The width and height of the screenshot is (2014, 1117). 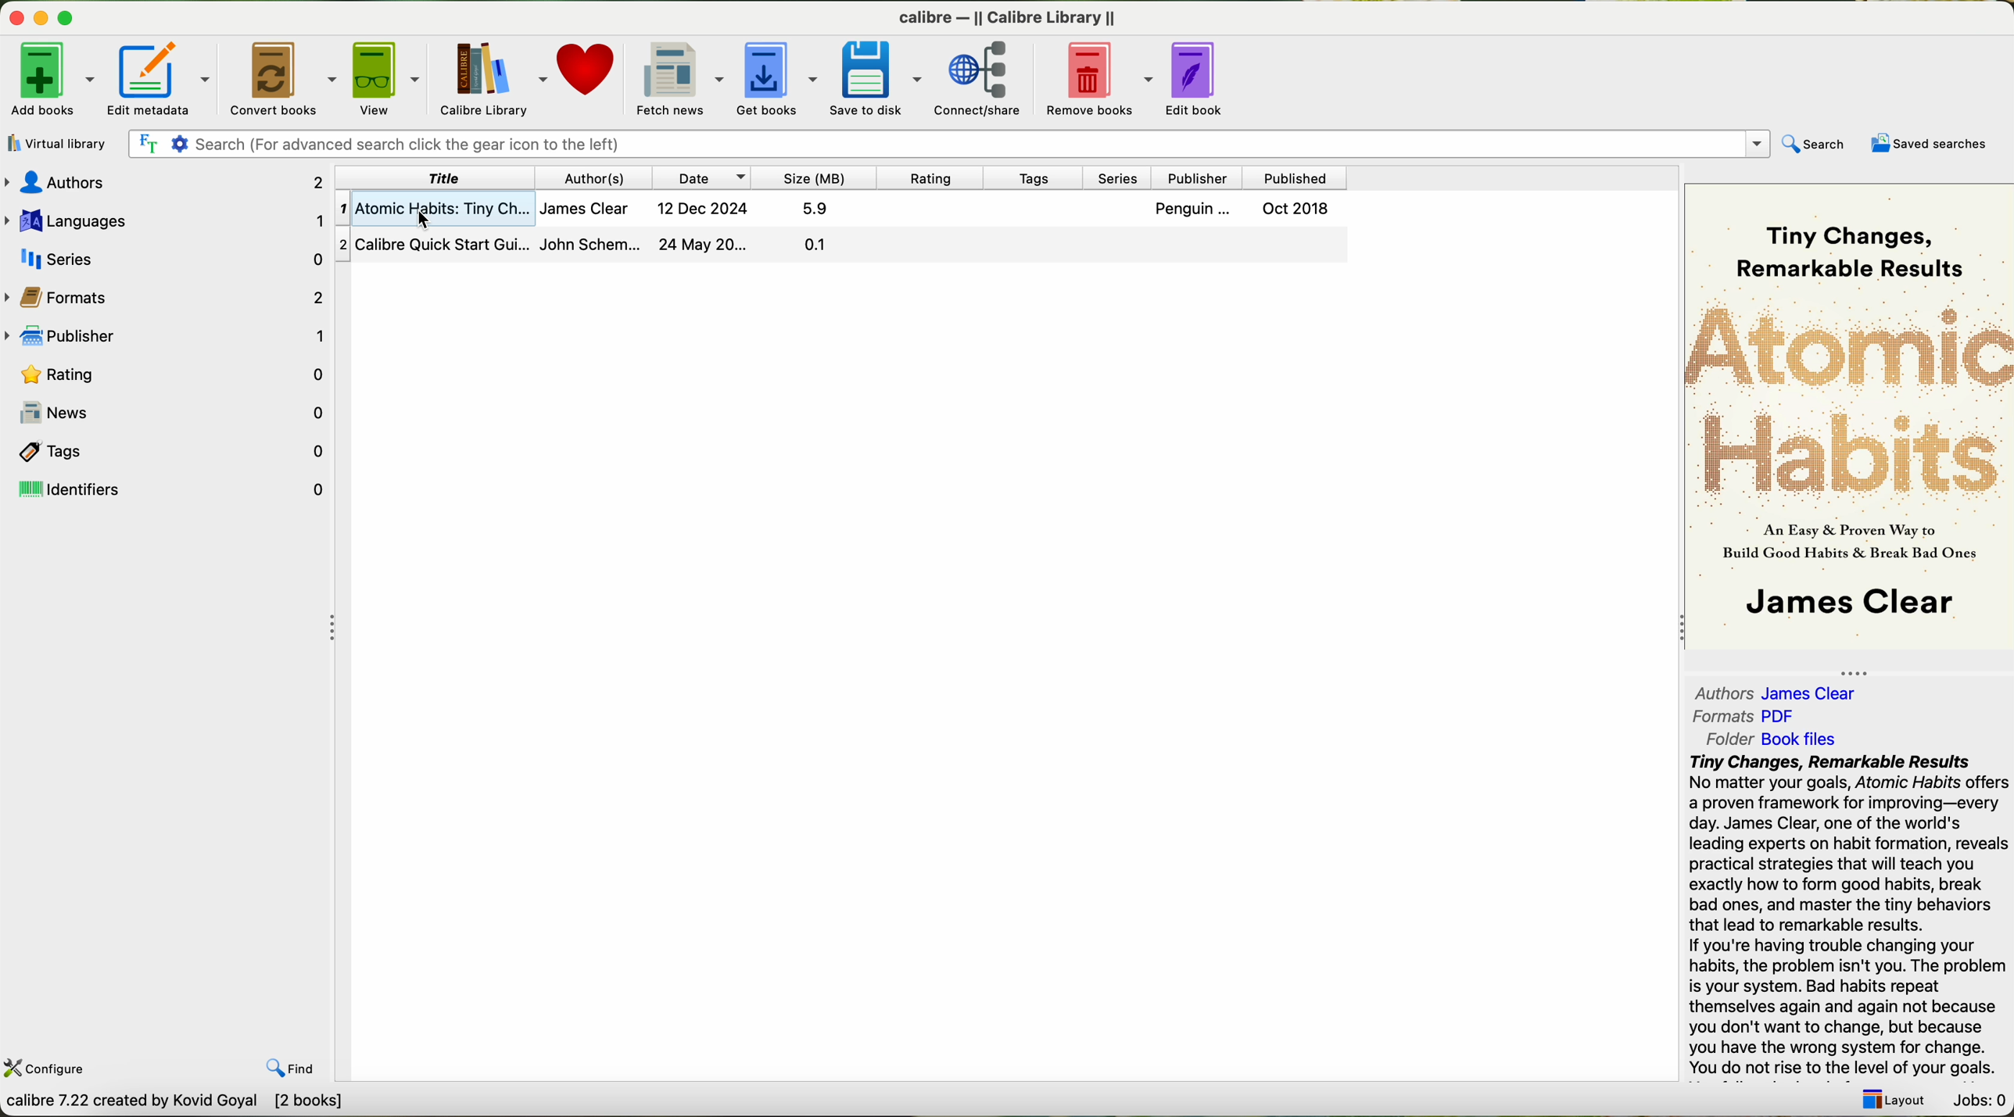 What do you see at coordinates (1847, 419) in the screenshot?
I see `book cover preview` at bounding box center [1847, 419].